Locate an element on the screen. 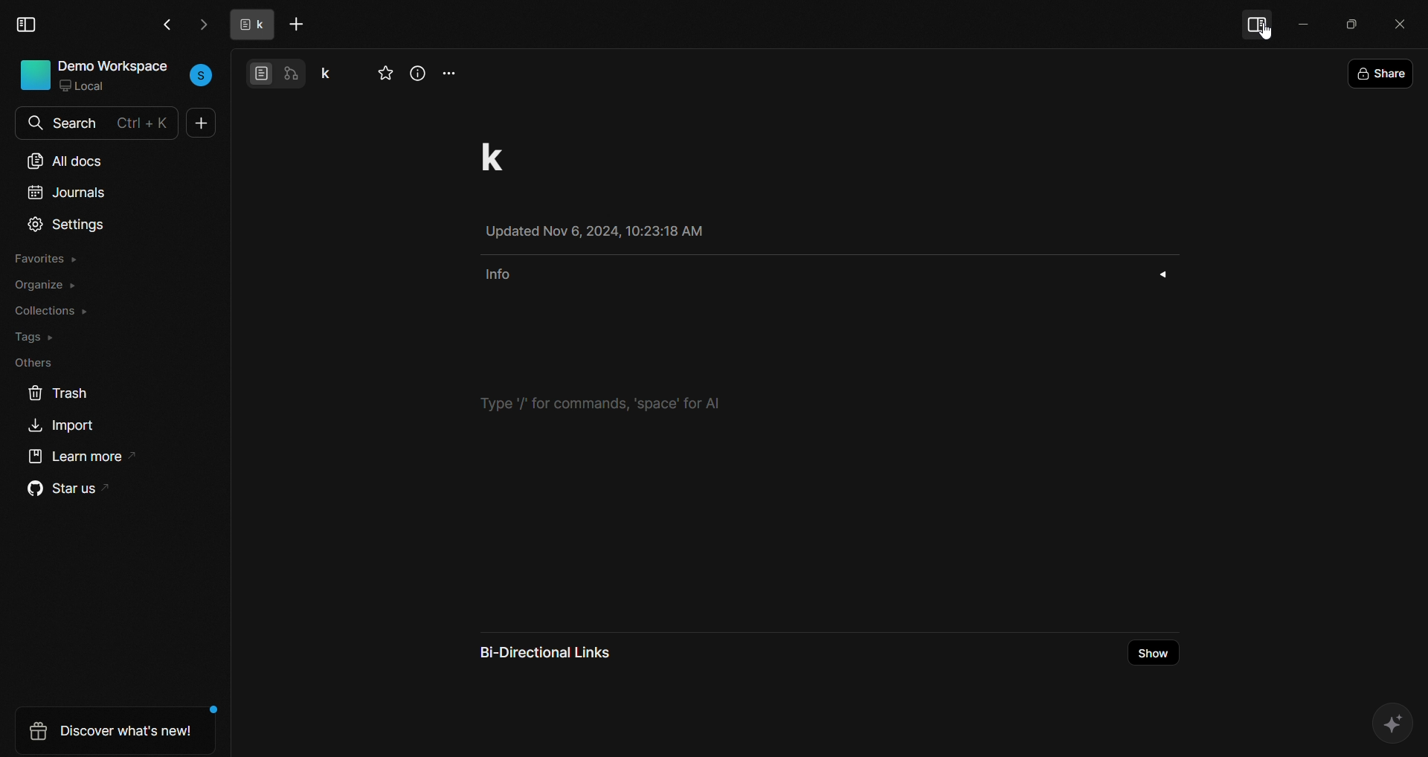 This screenshot has height=757, width=1428. view info is located at coordinates (419, 74).